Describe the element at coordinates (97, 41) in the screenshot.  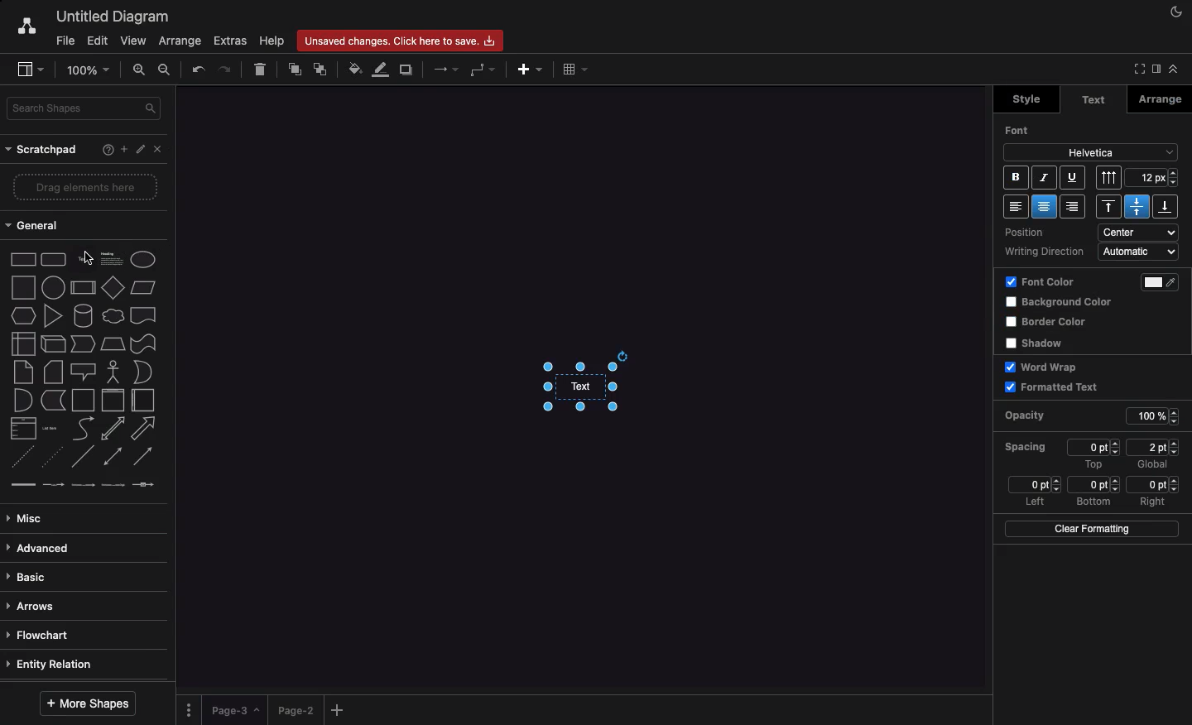
I see `Edit` at that location.